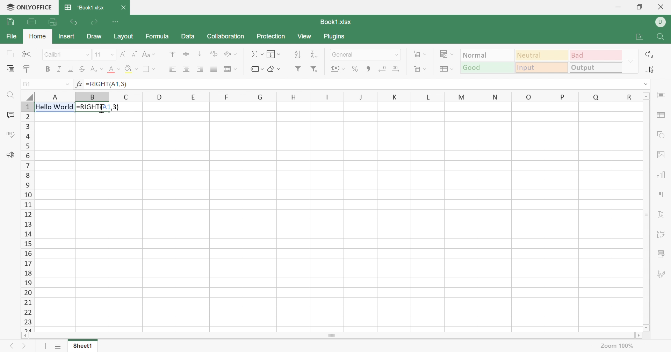 Image resolution: width=671 pixels, height=352 pixels. Describe the element at coordinates (661, 255) in the screenshot. I see `slicer settings` at that location.